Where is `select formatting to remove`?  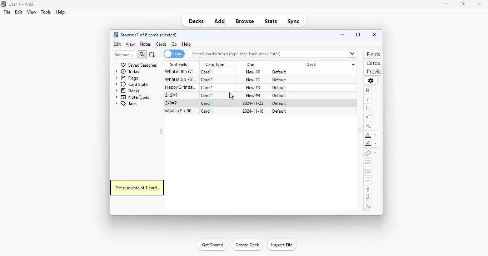 select formatting to remove is located at coordinates (375, 153).